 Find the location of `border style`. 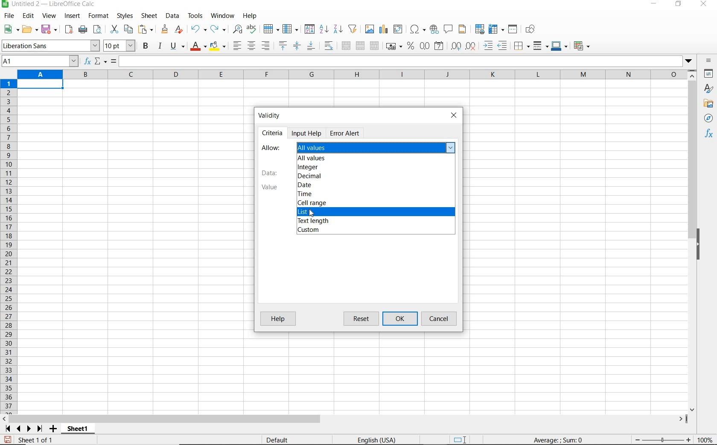

border style is located at coordinates (541, 46).